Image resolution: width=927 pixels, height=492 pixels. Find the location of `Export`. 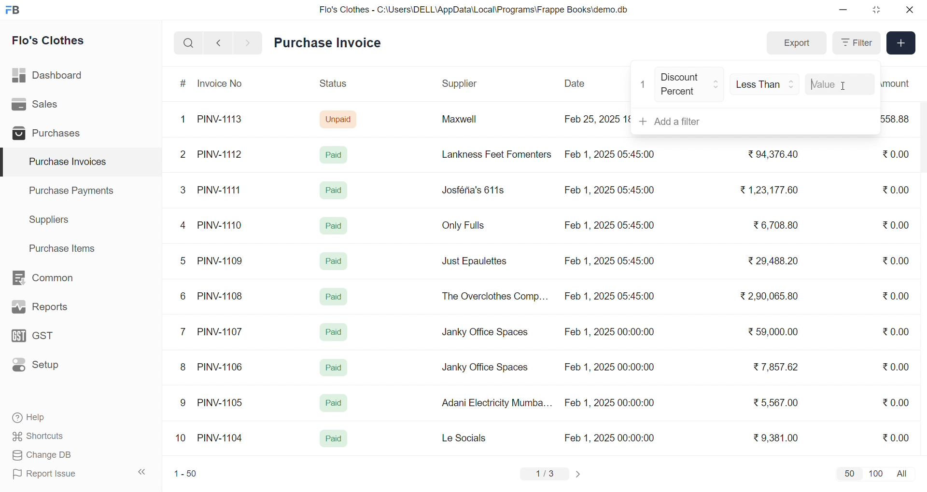

Export is located at coordinates (796, 43).